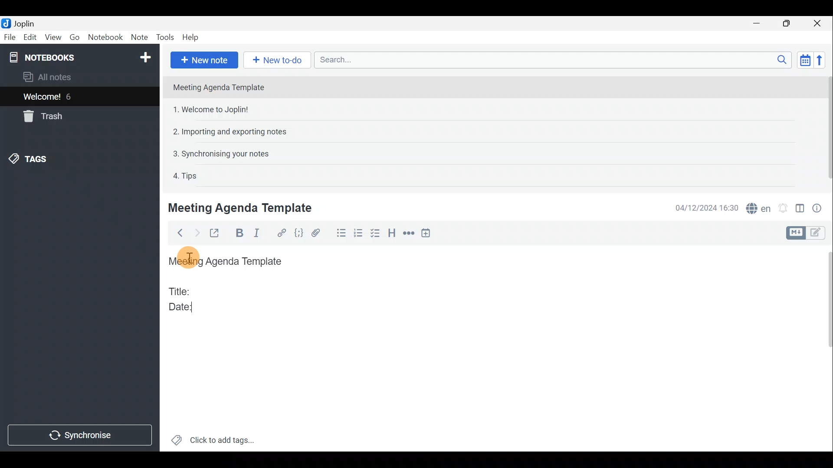 This screenshot has width=833, height=468. Describe the element at coordinates (30, 38) in the screenshot. I see `Edit` at that location.